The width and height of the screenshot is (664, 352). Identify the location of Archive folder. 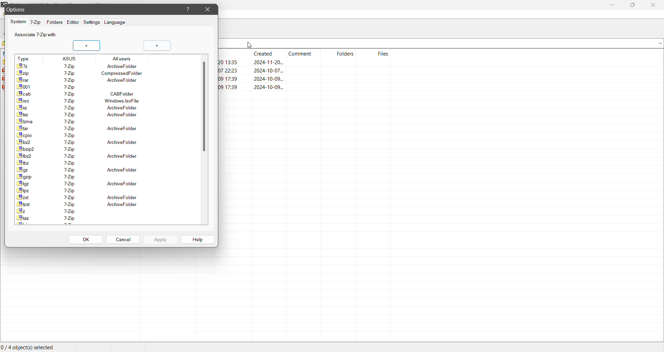
(83, 114).